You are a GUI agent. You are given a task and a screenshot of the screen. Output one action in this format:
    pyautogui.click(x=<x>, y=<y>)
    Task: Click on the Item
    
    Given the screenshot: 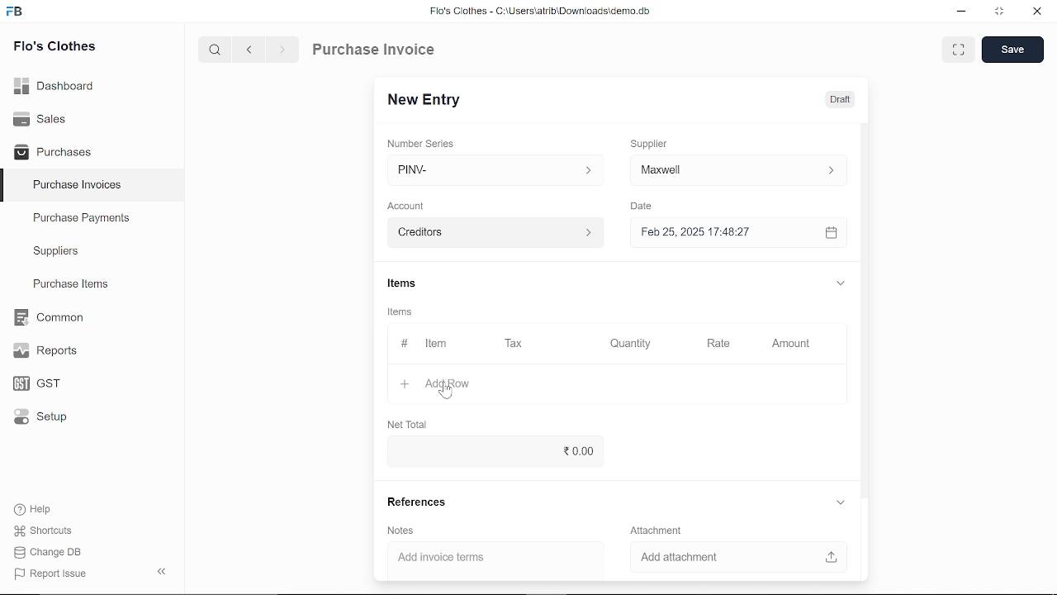 What is the action you would take?
    pyautogui.click(x=424, y=344)
    